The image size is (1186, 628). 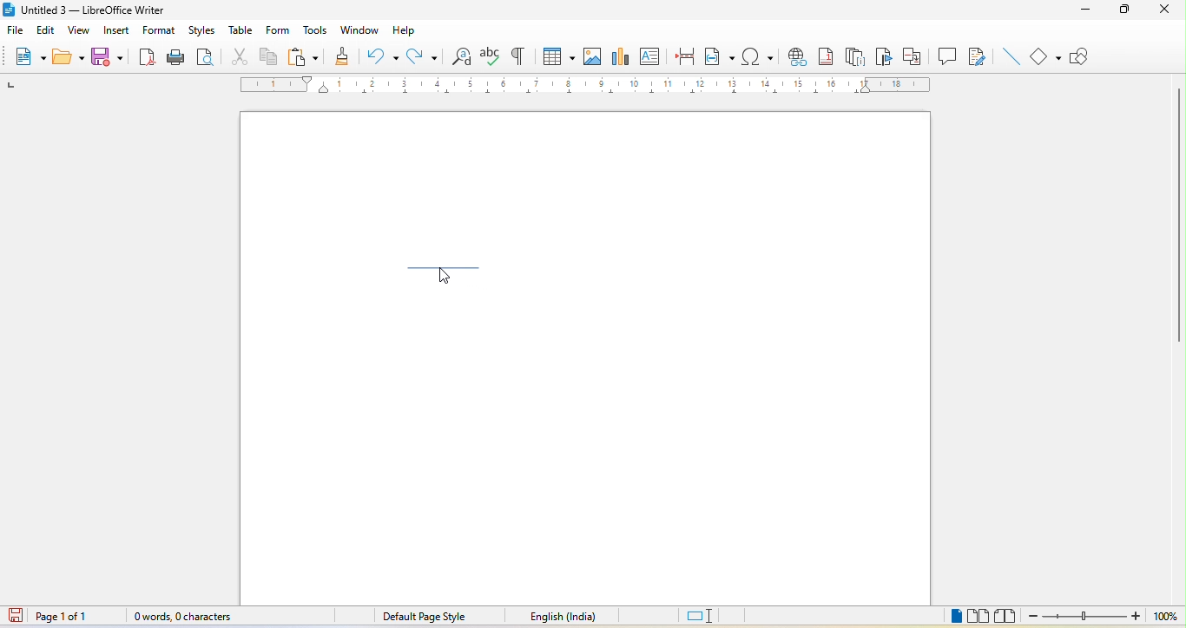 I want to click on find and replace, so click(x=462, y=56).